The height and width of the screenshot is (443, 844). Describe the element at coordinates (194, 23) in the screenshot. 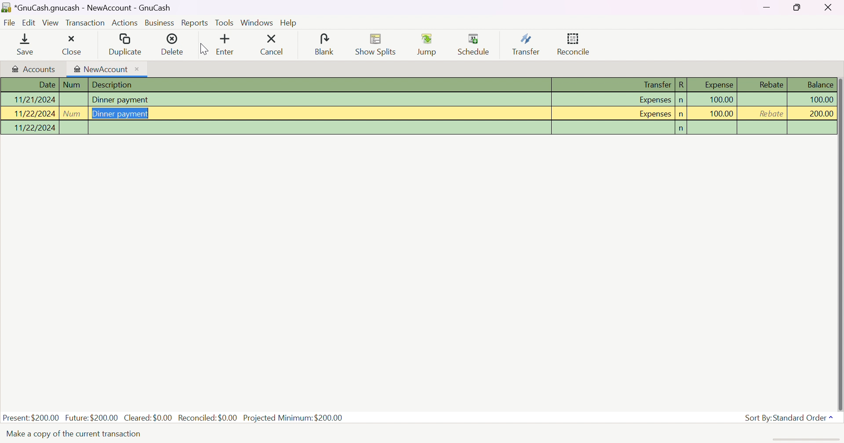

I see `Reports` at that location.